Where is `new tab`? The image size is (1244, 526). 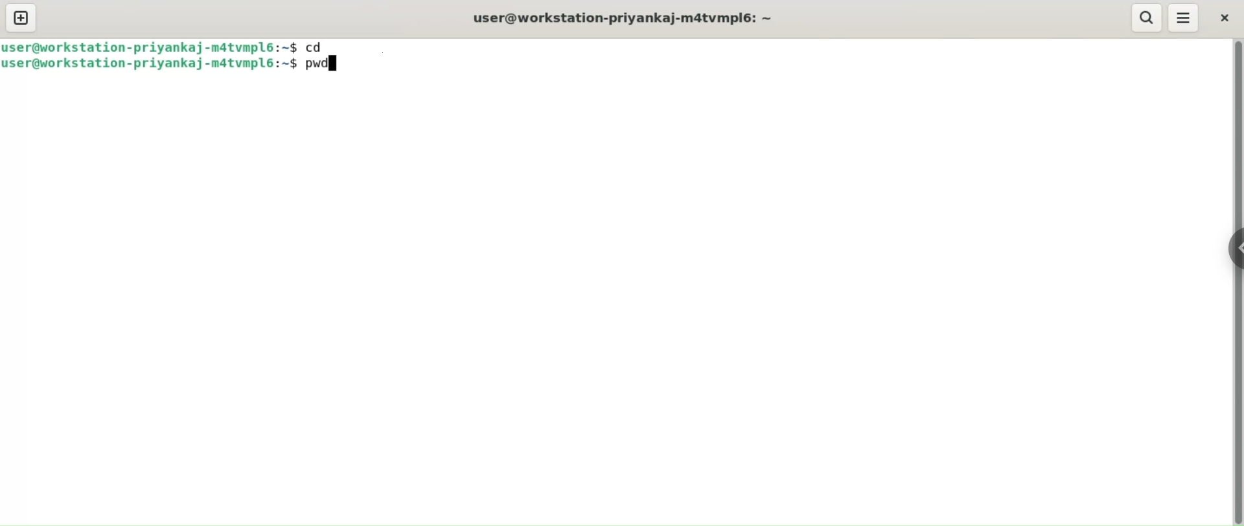 new tab is located at coordinates (21, 18).